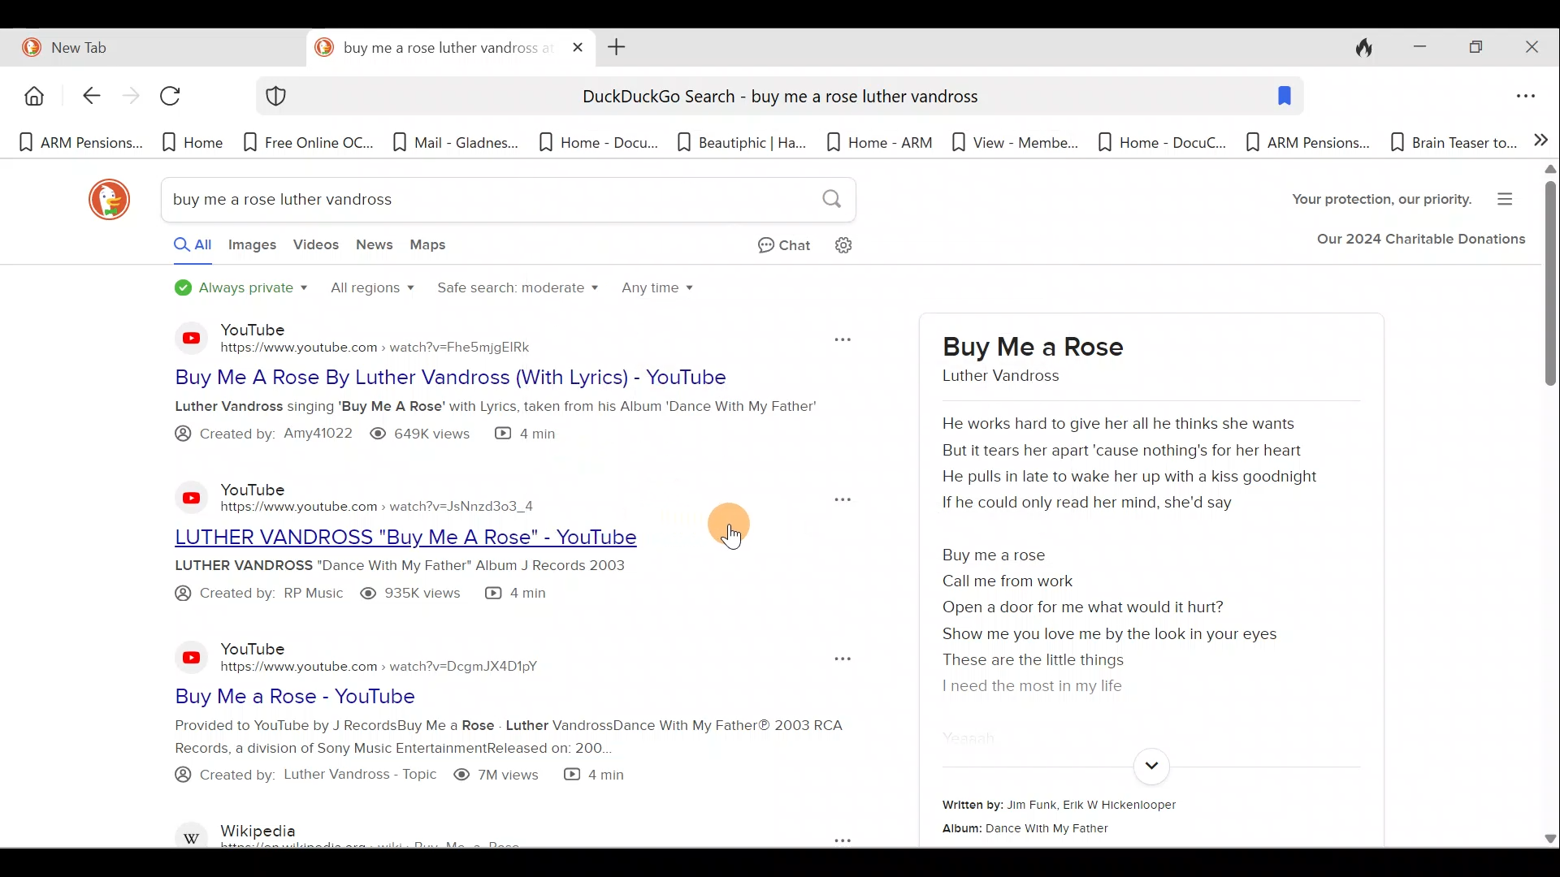 The width and height of the screenshot is (1560, 877). I want to click on DuckDuckGo Search - buy me a rose luther vandross, so click(778, 99).